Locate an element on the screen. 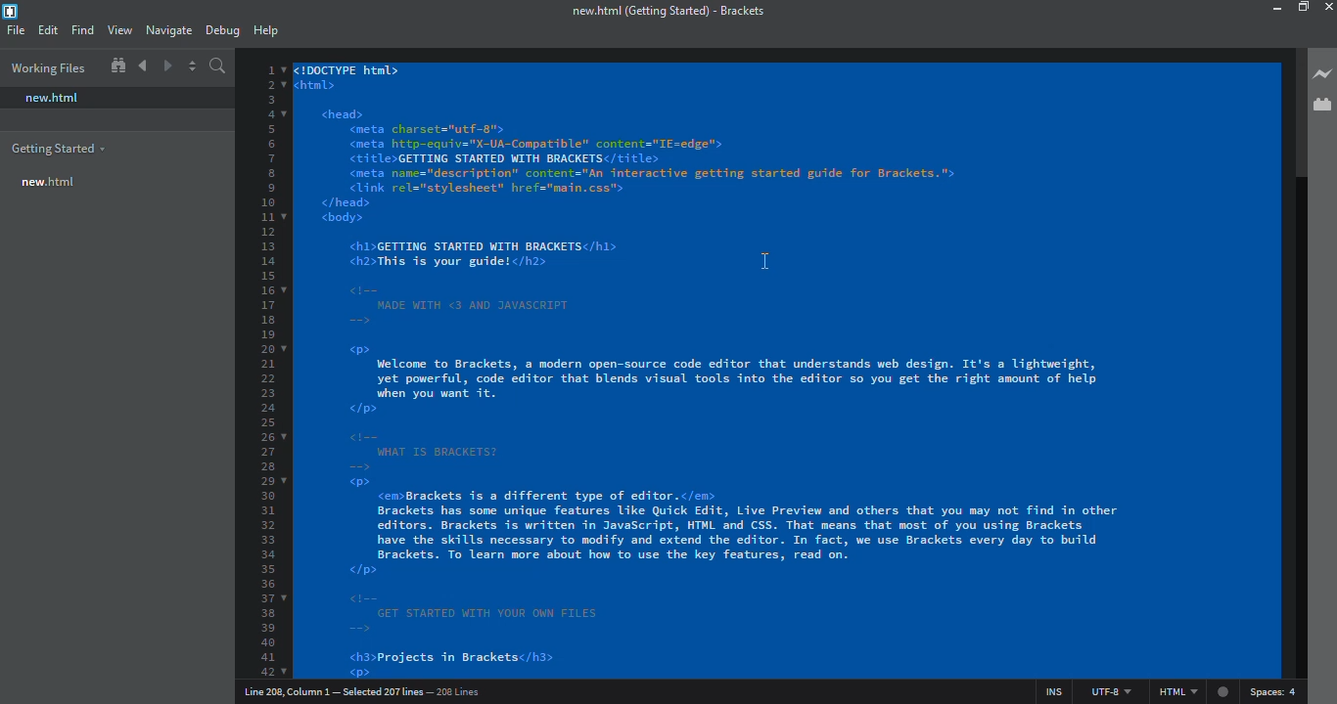  ins is located at coordinates (1051, 688).